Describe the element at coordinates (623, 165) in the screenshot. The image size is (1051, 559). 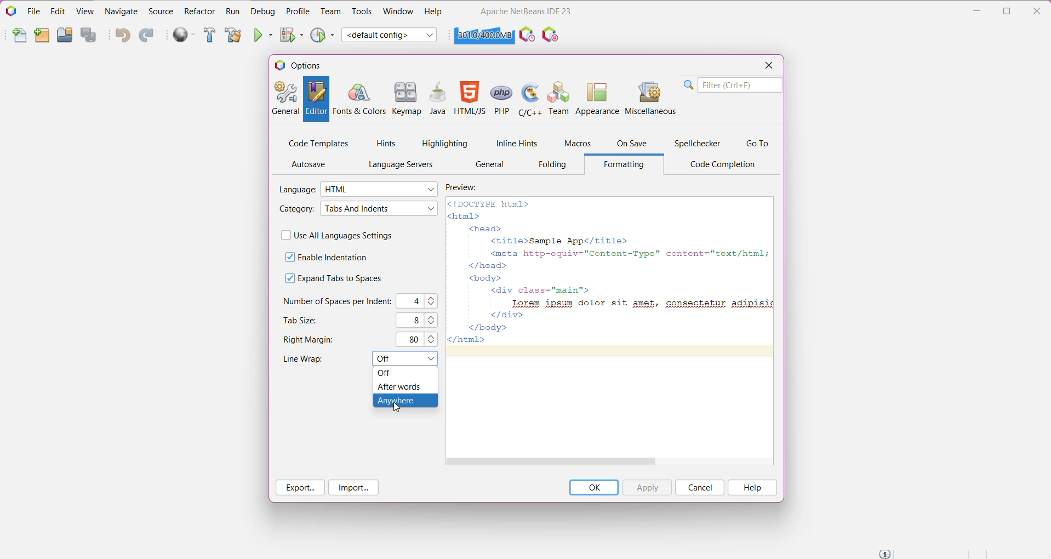
I see `Formatting Tab opened` at that location.